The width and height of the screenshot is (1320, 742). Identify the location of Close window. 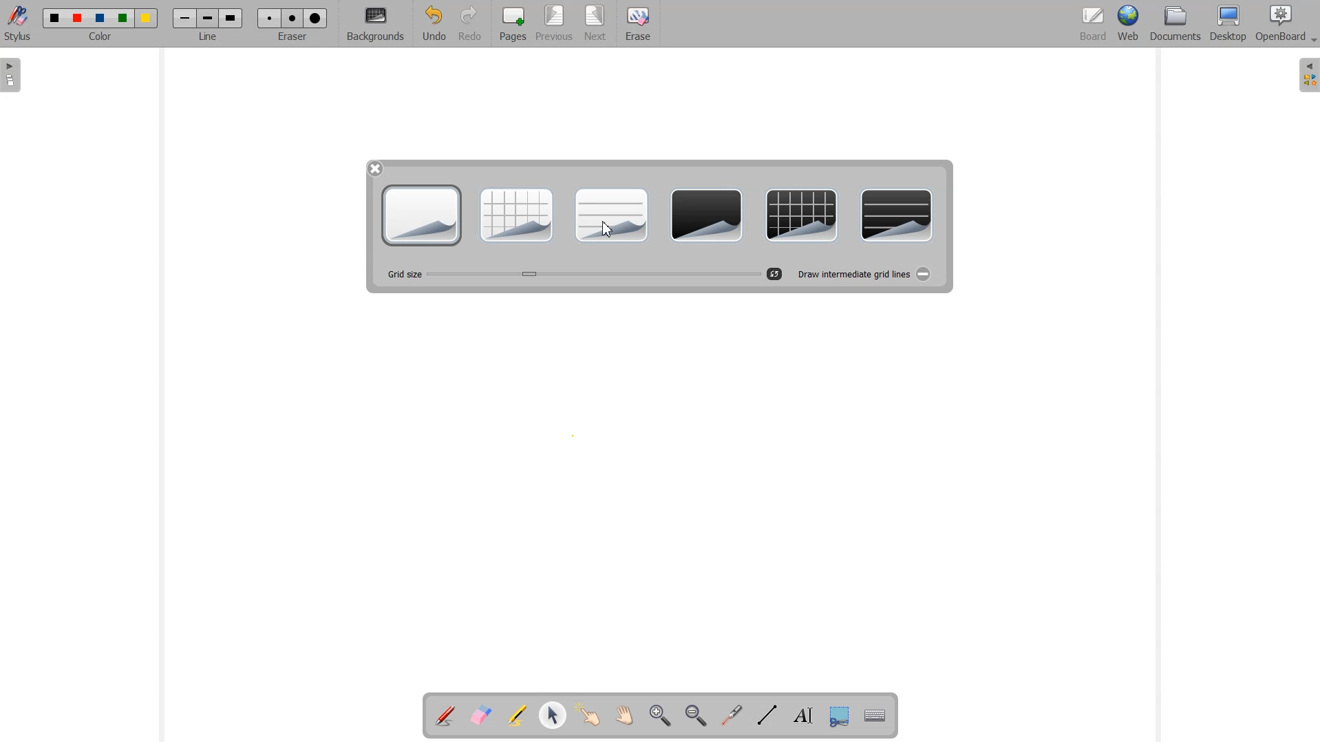
(376, 168).